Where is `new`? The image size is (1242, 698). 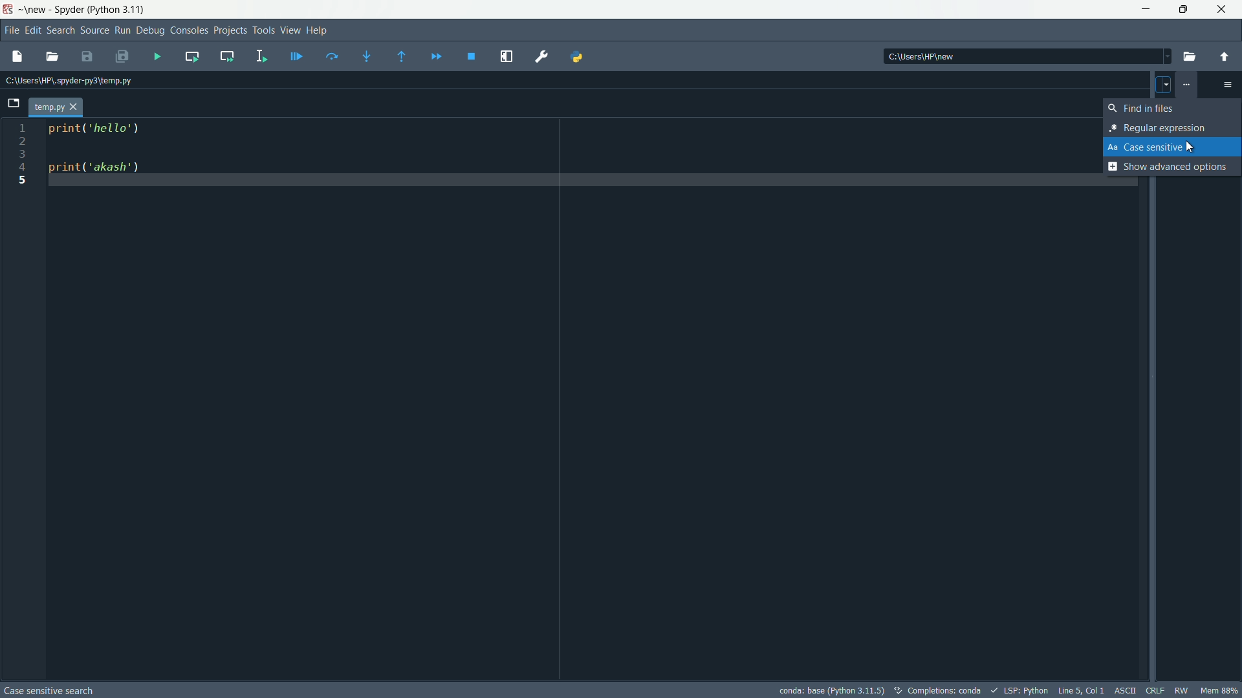 new is located at coordinates (34, 10).